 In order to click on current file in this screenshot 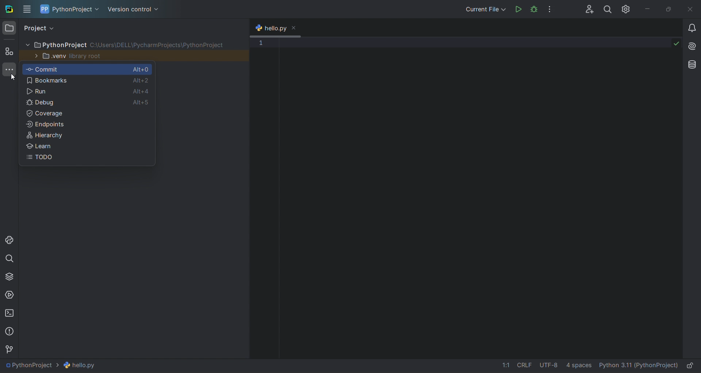, I will do `click(485, 9)`.